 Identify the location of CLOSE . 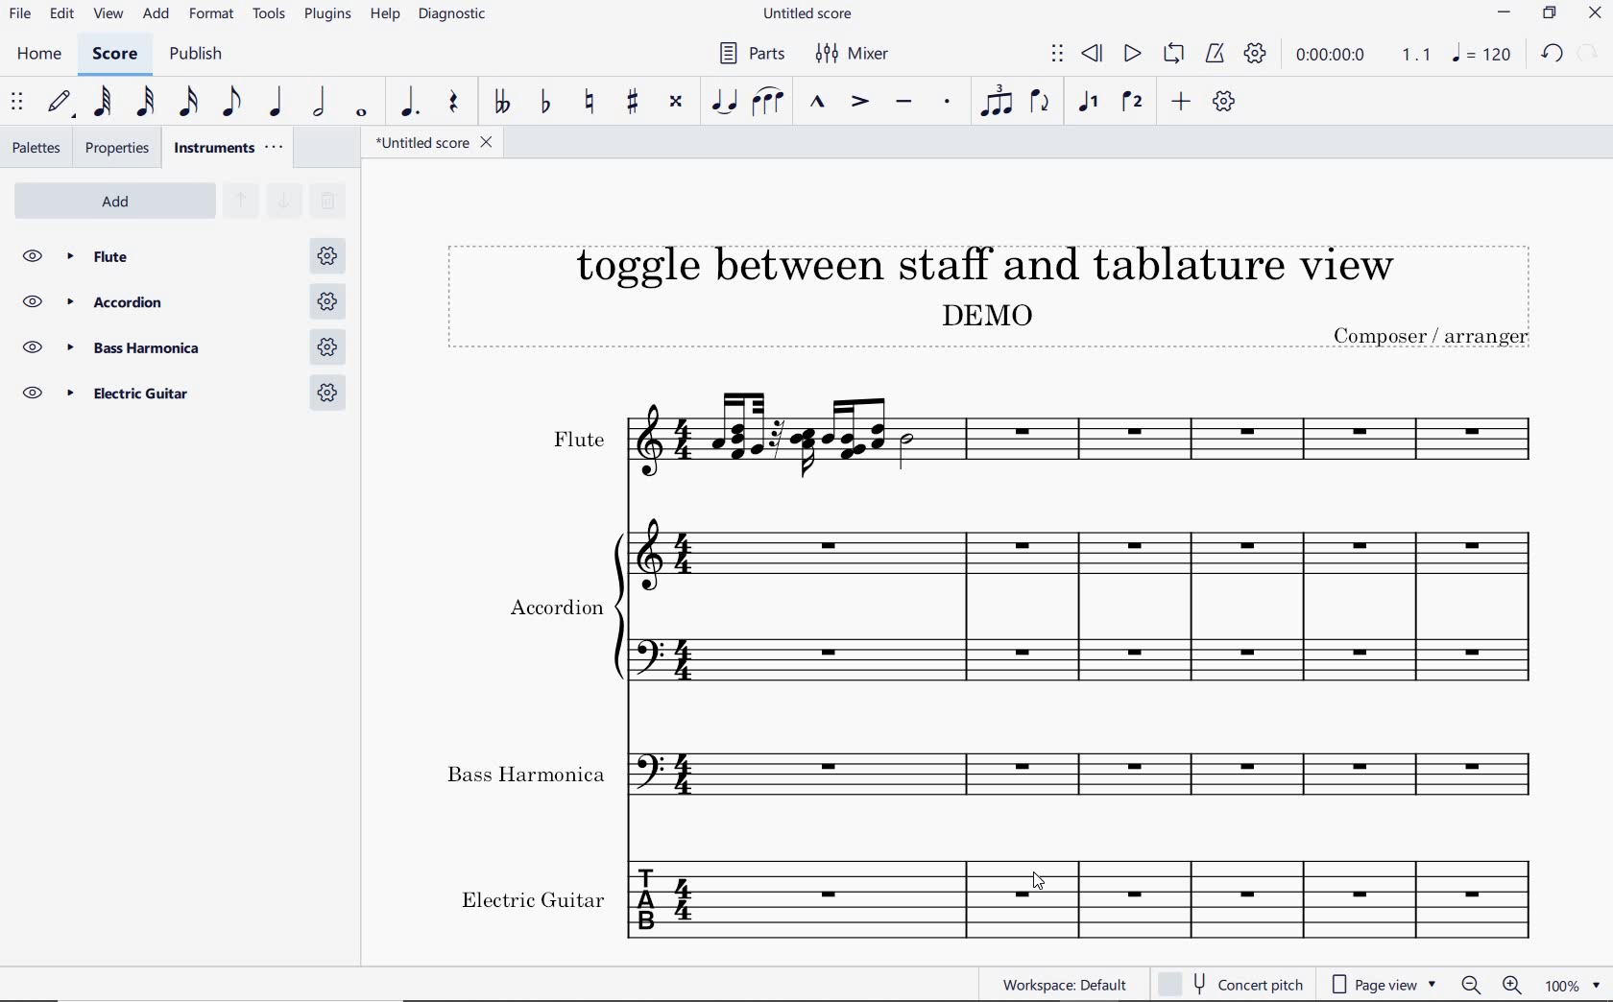
(1597, 15).